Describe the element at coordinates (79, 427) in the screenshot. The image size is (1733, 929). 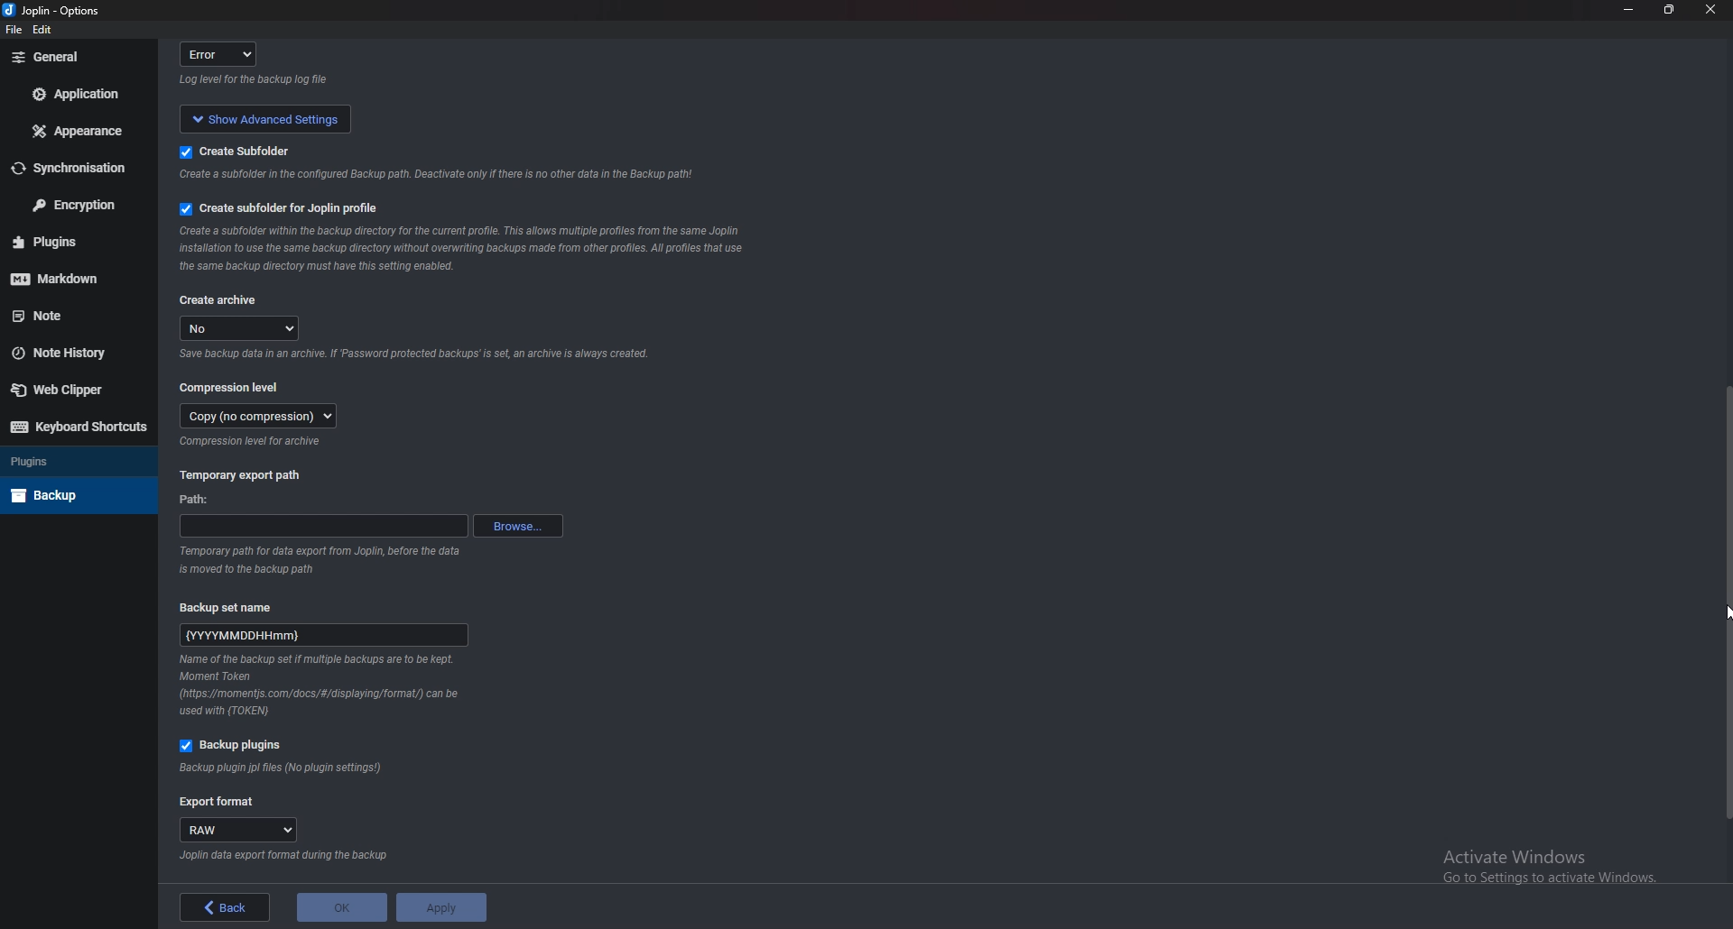
I see `Keyboard shortcuts` at that location.